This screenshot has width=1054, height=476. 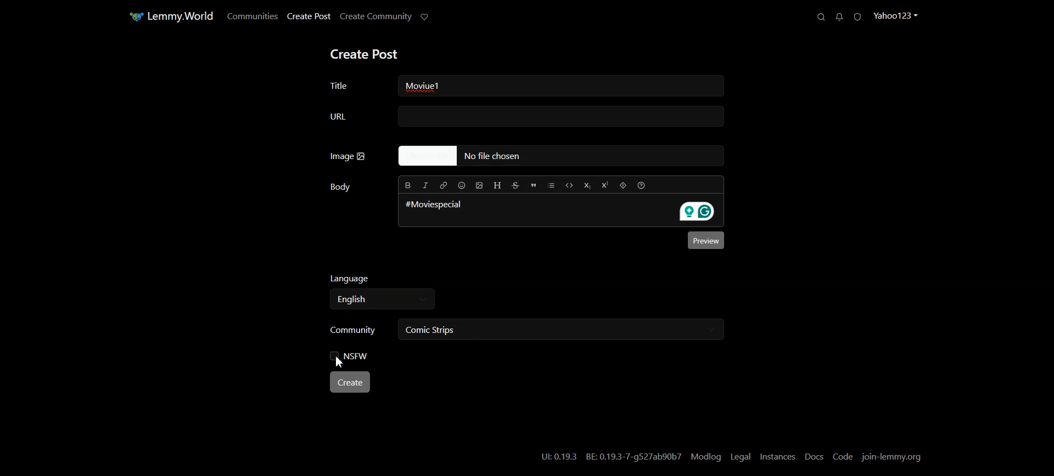 What do you see at coordinates (703, 240) in the screenshot?
I see `Preview` at bounding box center [703, 240].